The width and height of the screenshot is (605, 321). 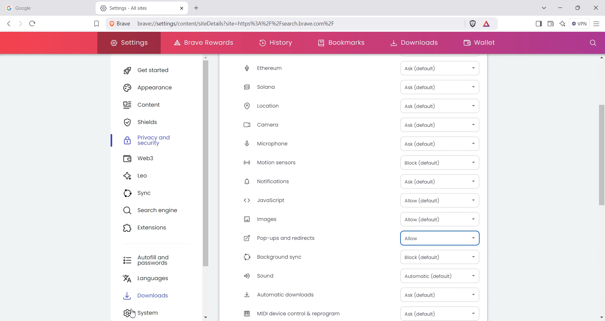 What do you see at coordinates (354, 68) in the screenshot?
I see `Ethereum Ask (Default)` at bounding box center [354, 68].